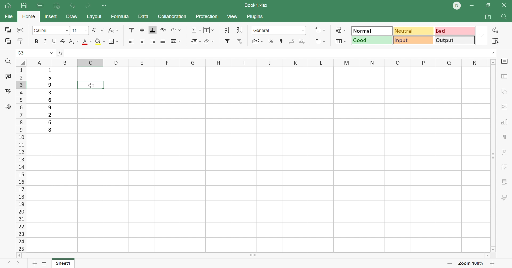  I want to click on Bad, so click(455, 31).